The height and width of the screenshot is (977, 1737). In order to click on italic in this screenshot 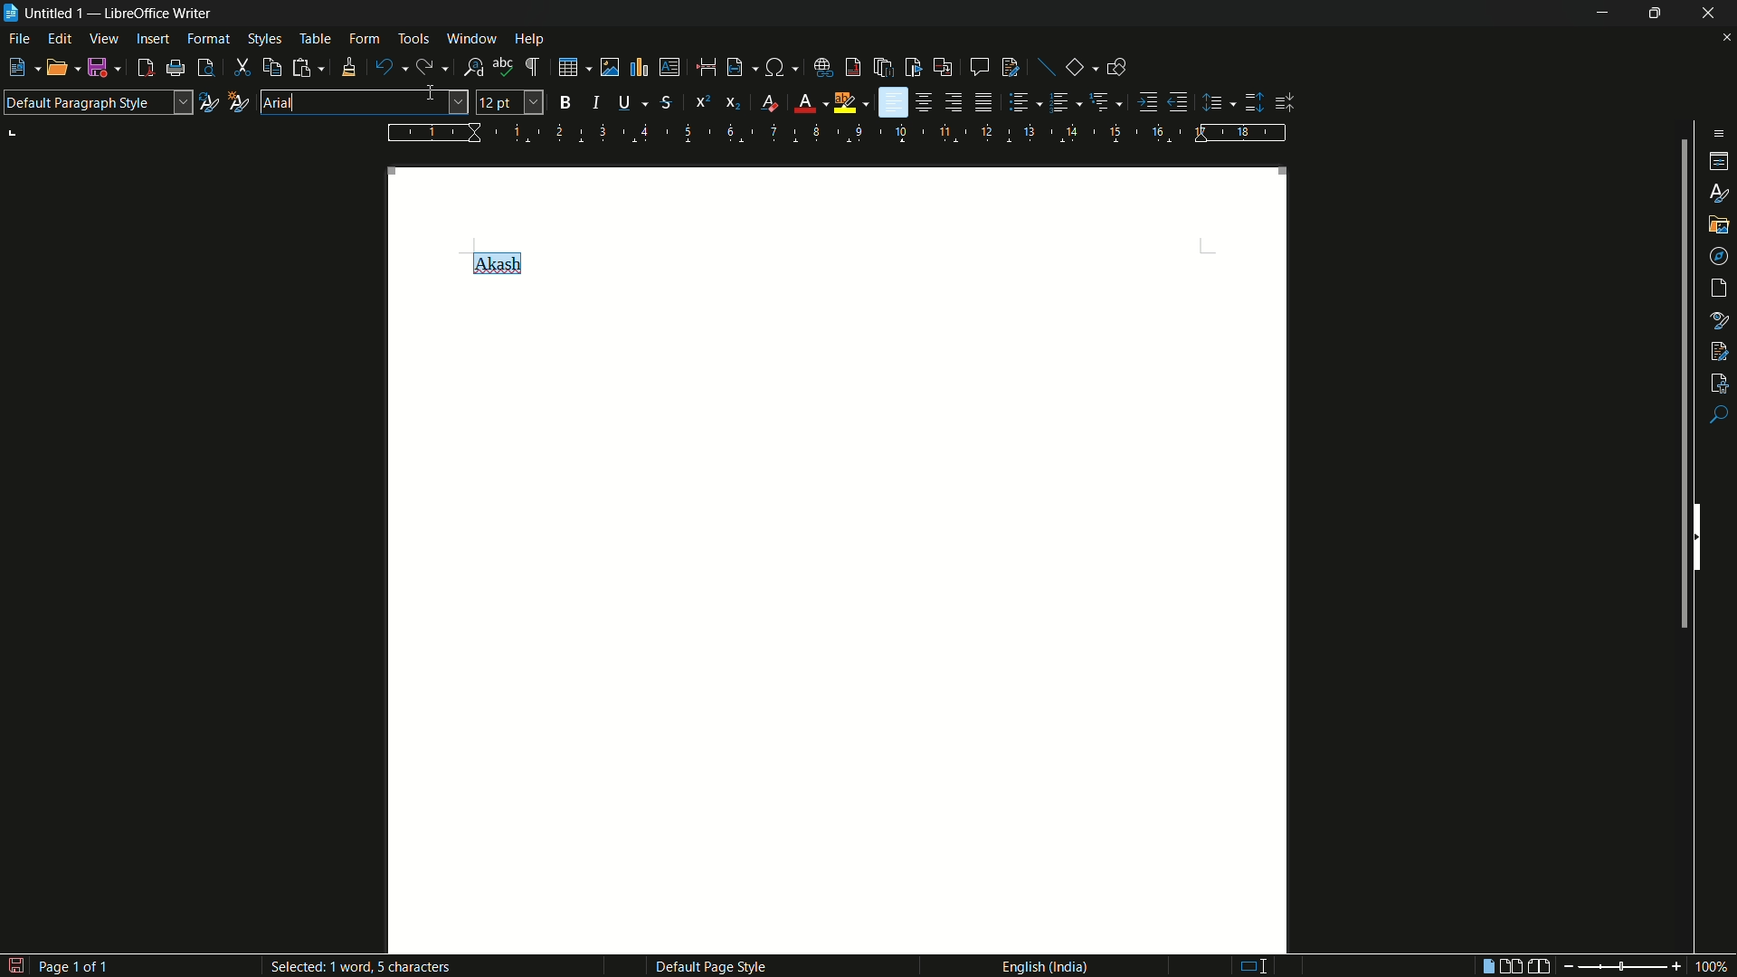, I will do `click(601, 102)`.